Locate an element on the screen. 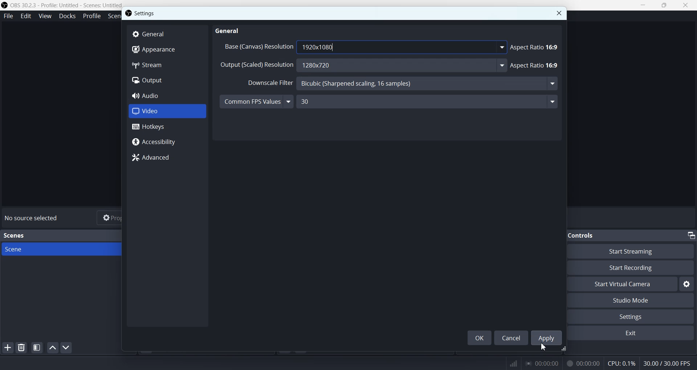 This screenshot has width=697, height=370. Scene is located at coordinates (69, 249).